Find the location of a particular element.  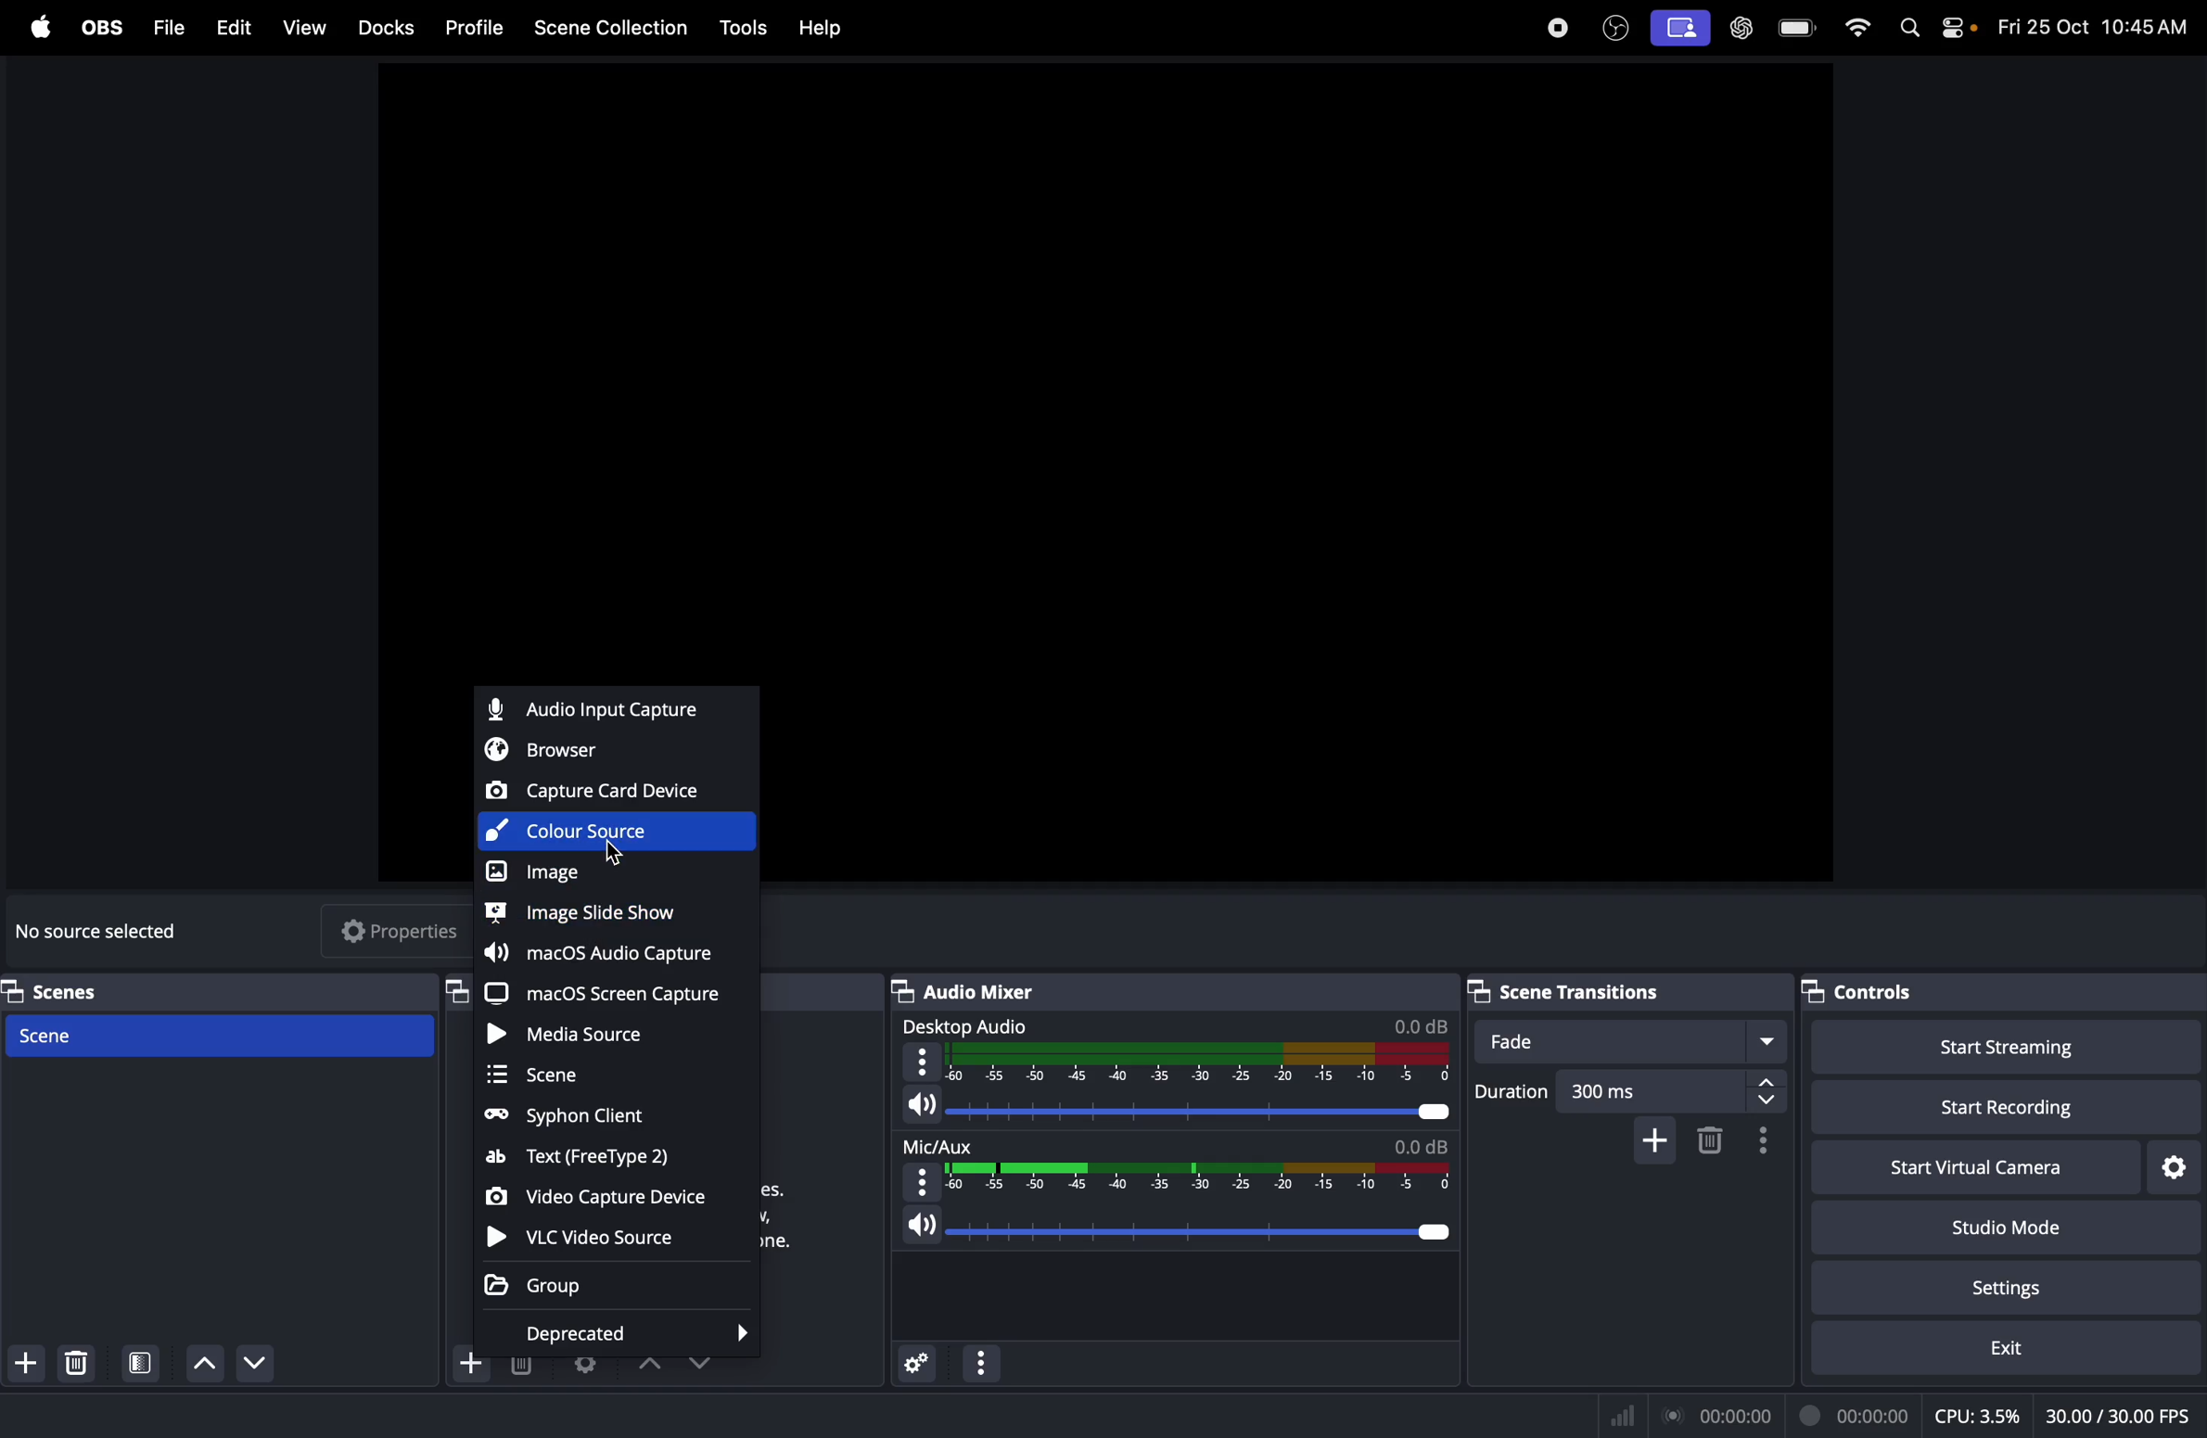

mic aux is located at coordinates (941, 1146).